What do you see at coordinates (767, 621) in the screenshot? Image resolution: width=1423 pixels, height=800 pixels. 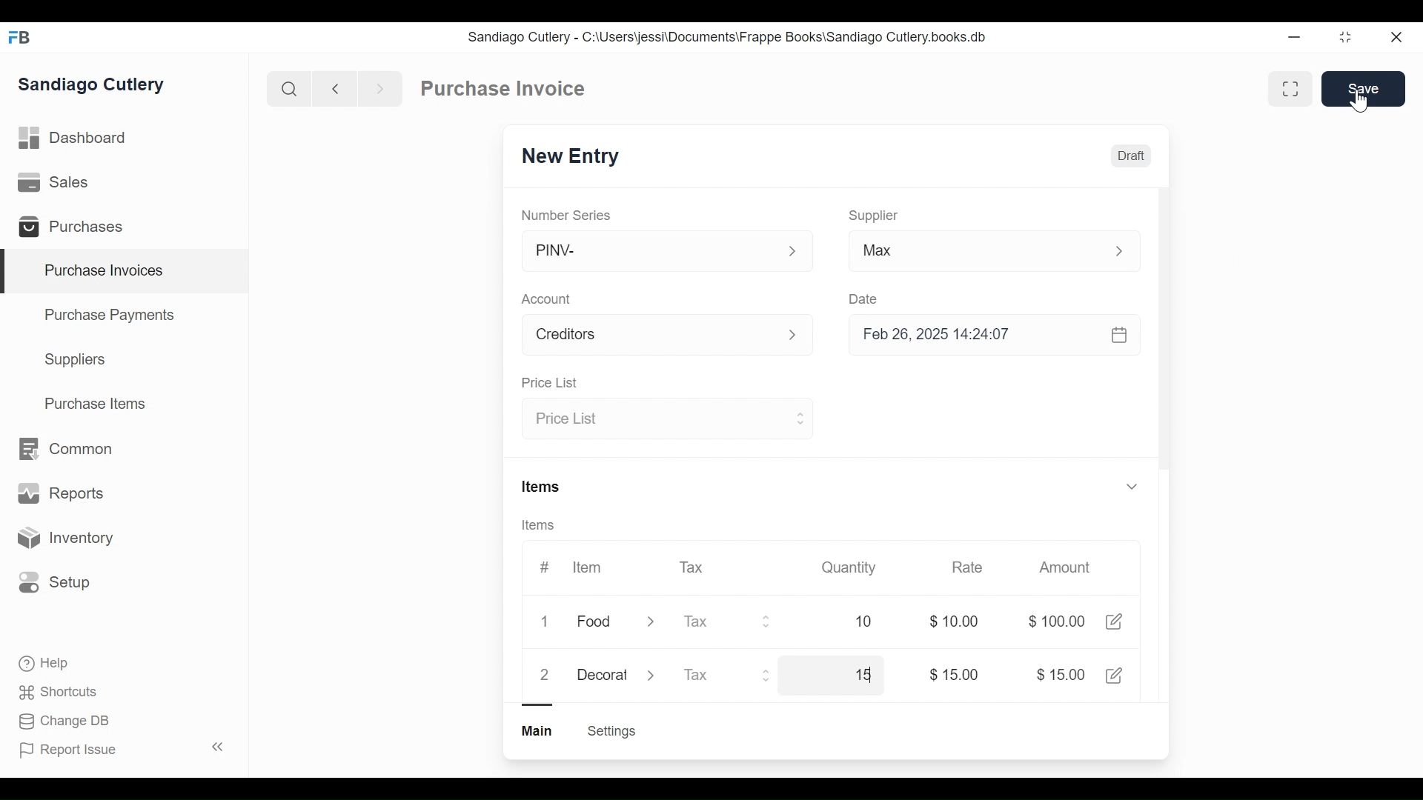 I see `Expand` at bounding box center [767, 621].